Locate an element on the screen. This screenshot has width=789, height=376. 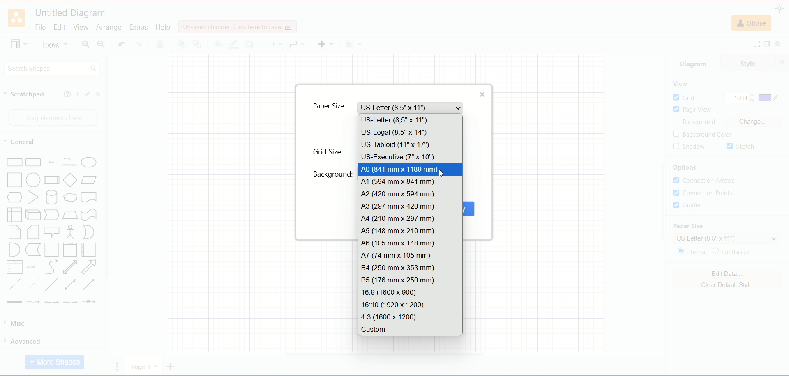
grid size is located at coordinates (328, 152).